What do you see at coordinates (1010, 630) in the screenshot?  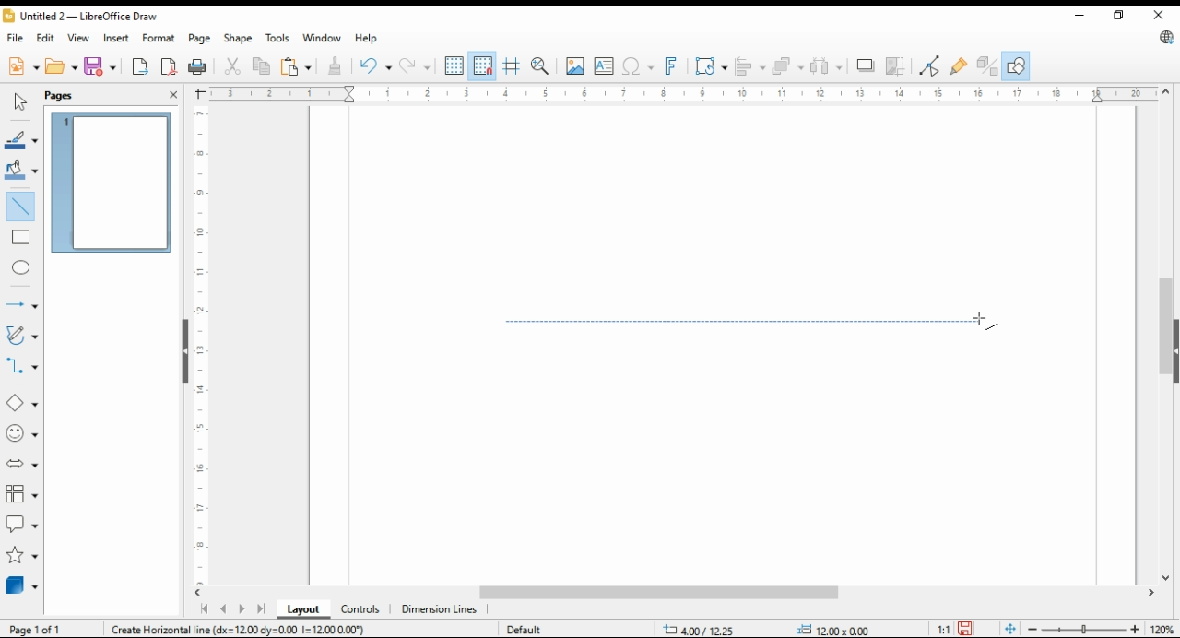 I see `fit page to window` at bounding box center [1010, 630].